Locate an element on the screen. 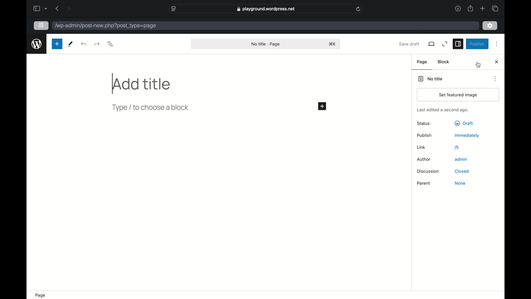 This screenshot has width=531, height=299. no title - page is located at coordinates (266, 44).